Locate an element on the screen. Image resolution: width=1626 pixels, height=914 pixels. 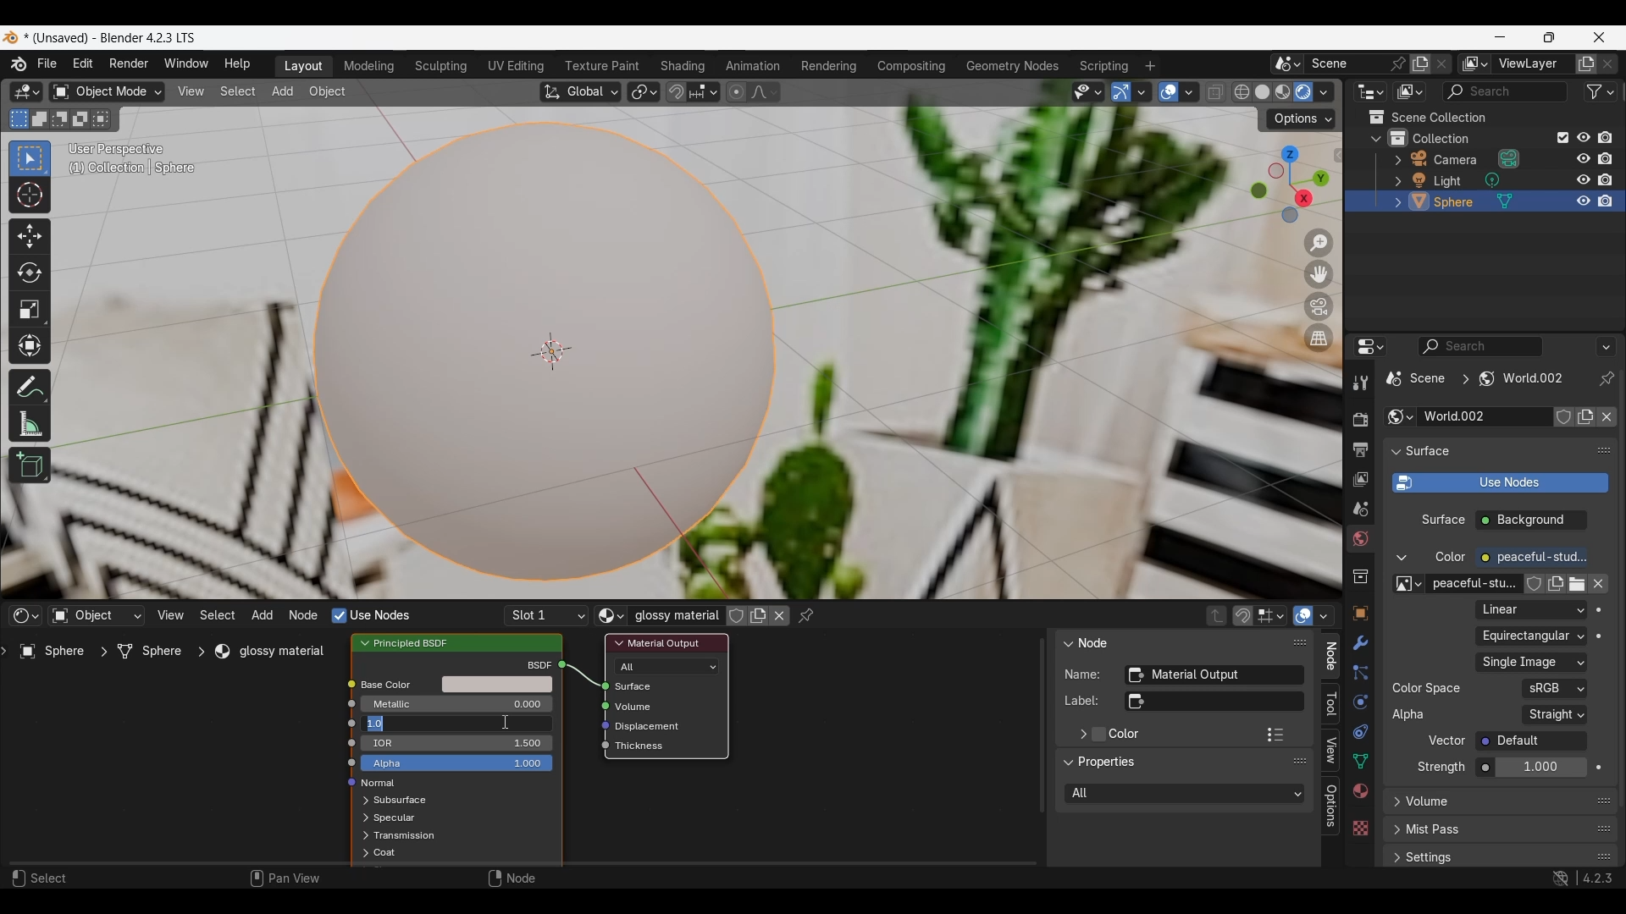
Expand respective scenes is located at coordinates (1392, 162).